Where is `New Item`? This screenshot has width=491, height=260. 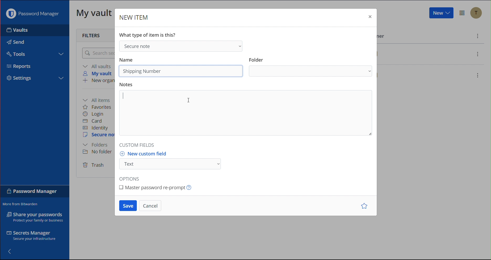
New Item is located at coordinates (136, 18).